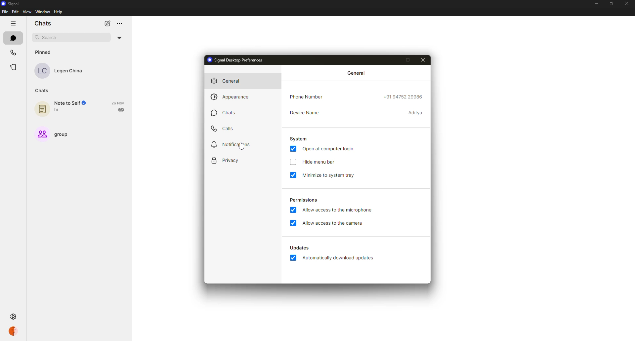 The width and height of the screenshot is (635, 341). I want to click on close, so click(627, 4).